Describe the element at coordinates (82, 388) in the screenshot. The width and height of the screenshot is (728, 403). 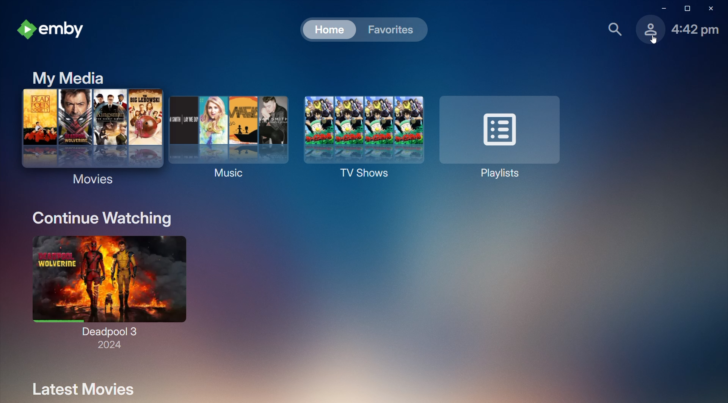
I see `Latest Movies` at that location.